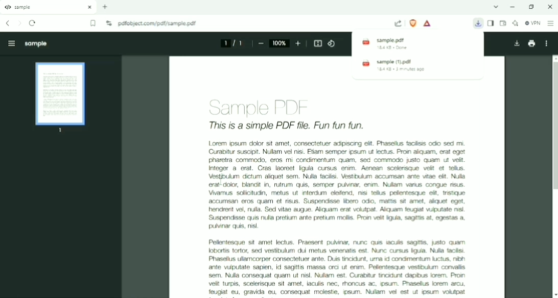 Image resolution: width=558 pixels, height=298 pixels. I want to click on Fit to page, so click(318, 43).